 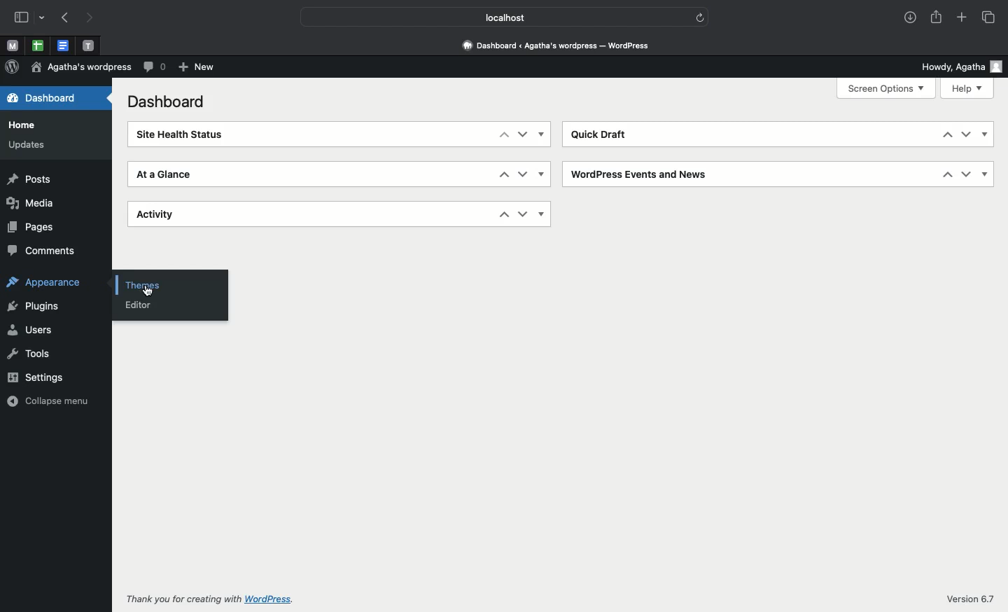 I want to click on Activity , so click(x=167, y=214).